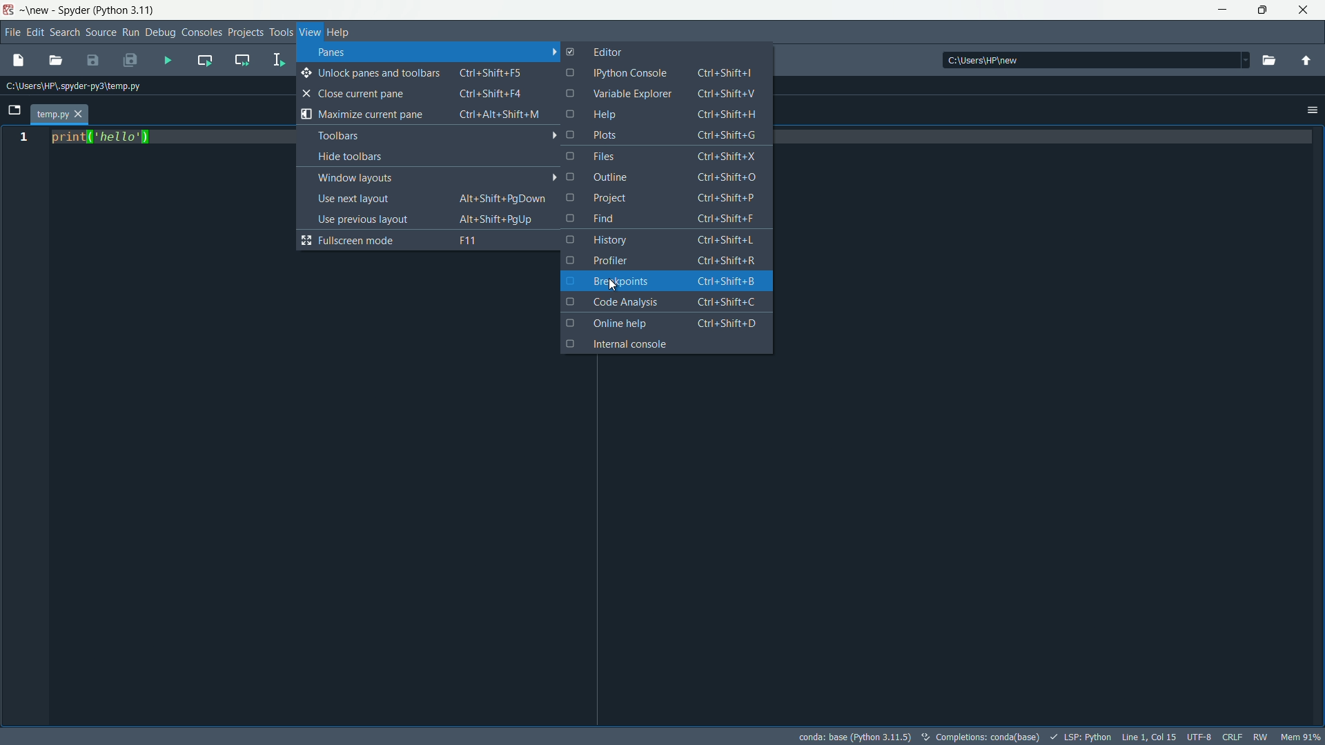 The width and height of the screenshot is (1325, 745). What do you see at coordinates (659, 260) in the screenshot?
I see `profiler` at bounding box center [659, 260].